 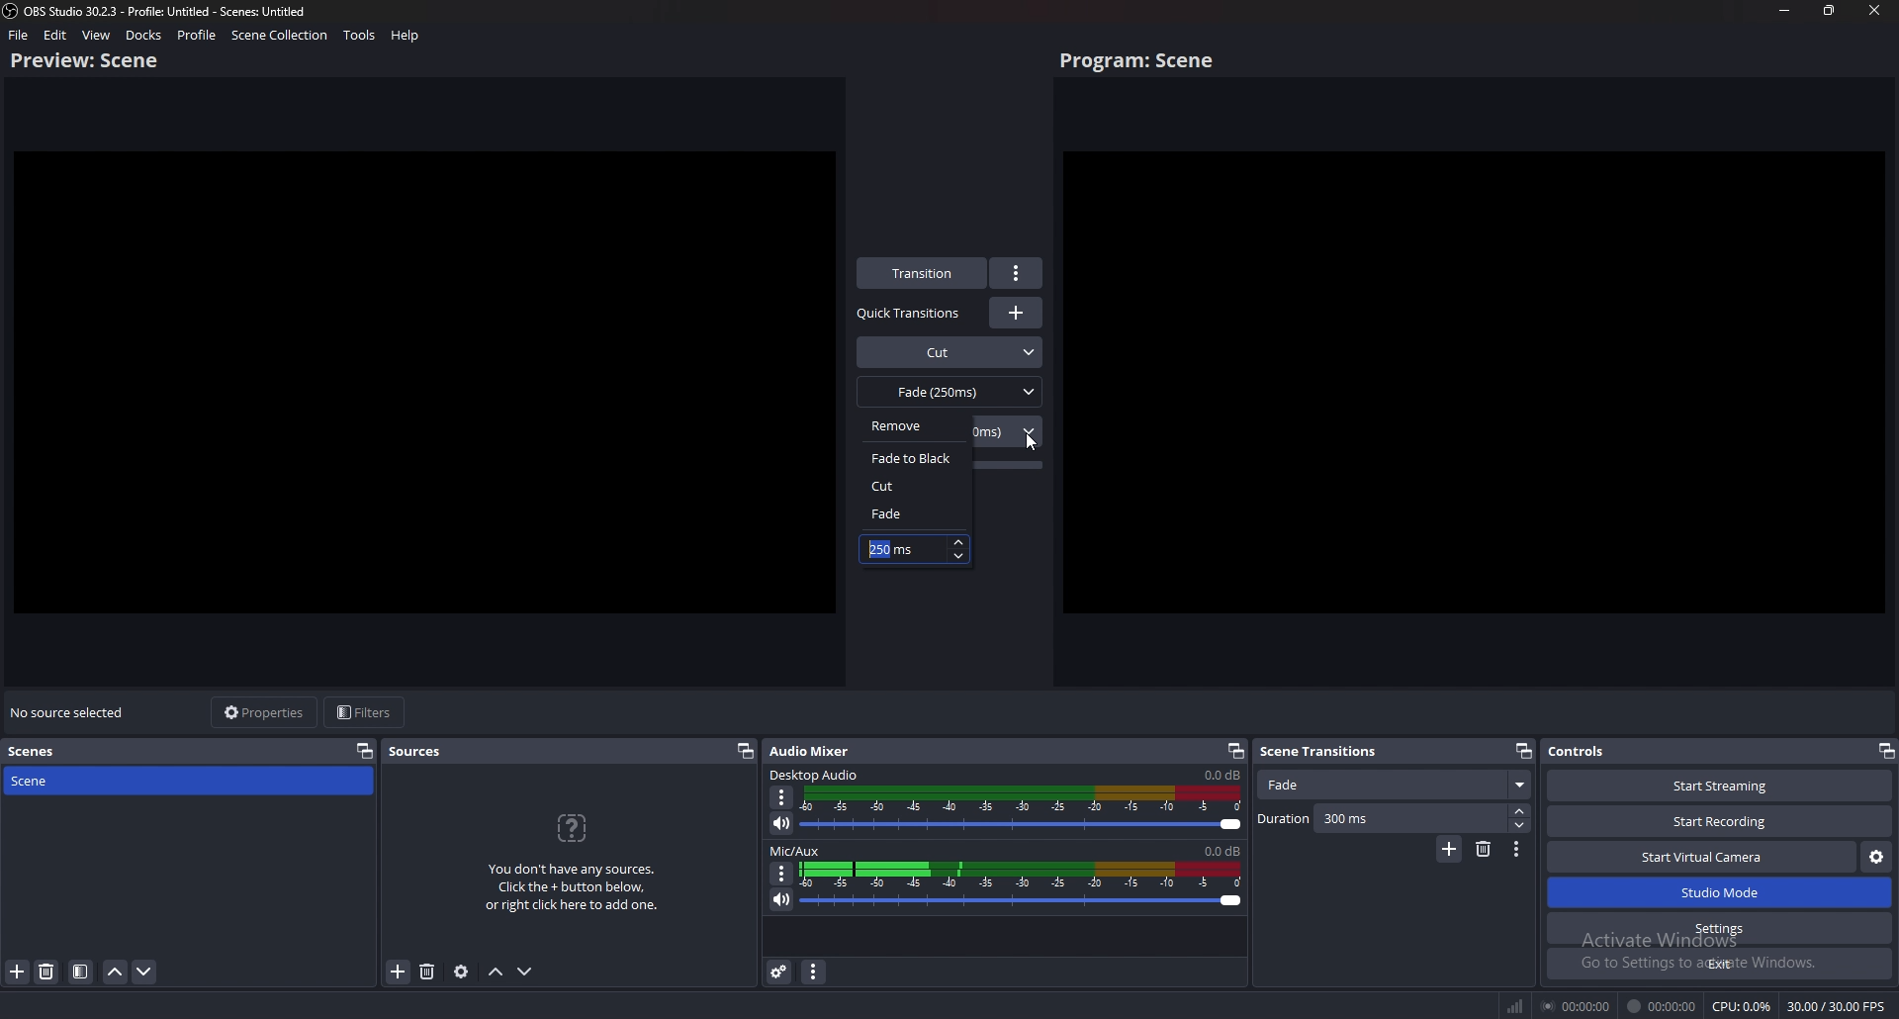 I want to click on Start virtual camera, so click(x=1702, y=857).